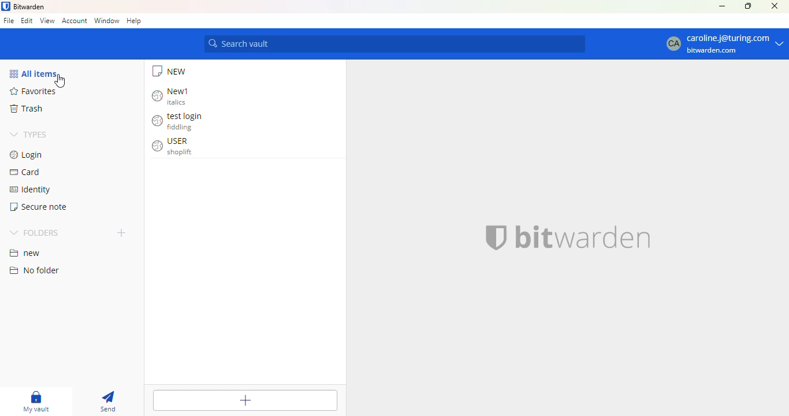  I want to click on test login fiddling, so click(177, 122).